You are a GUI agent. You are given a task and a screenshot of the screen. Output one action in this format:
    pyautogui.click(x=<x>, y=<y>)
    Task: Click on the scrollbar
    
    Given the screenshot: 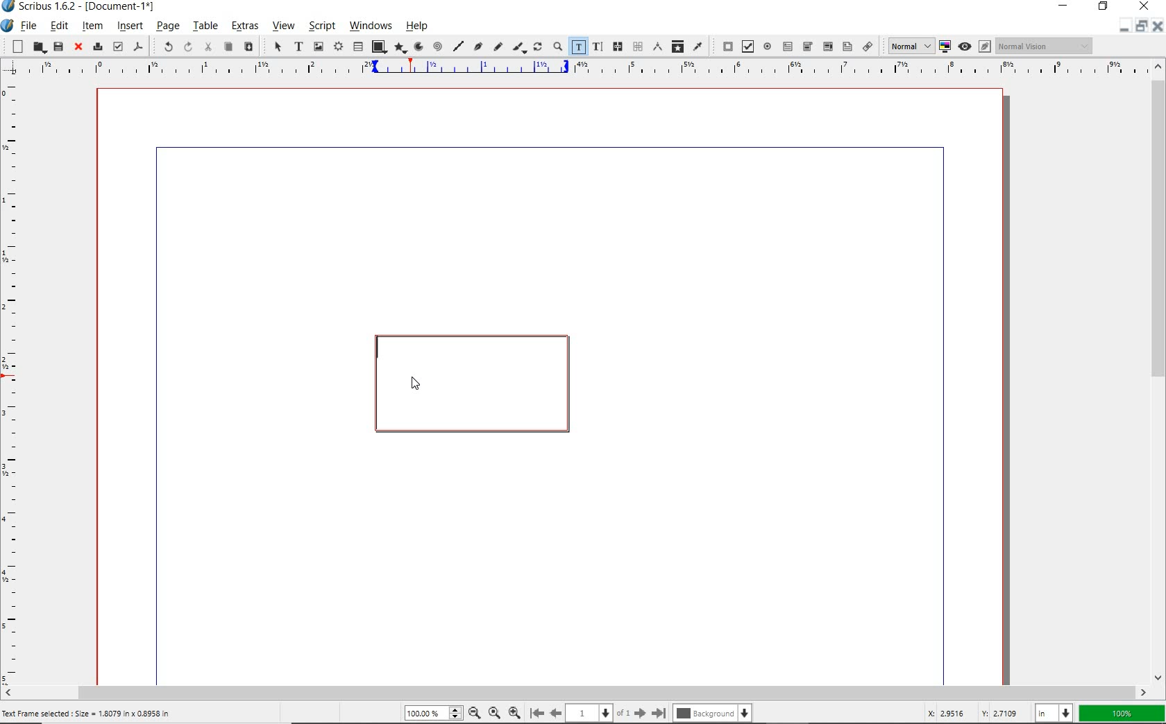 What is the action you would take?
    pyautogui.click(x=1159, y=371)
    